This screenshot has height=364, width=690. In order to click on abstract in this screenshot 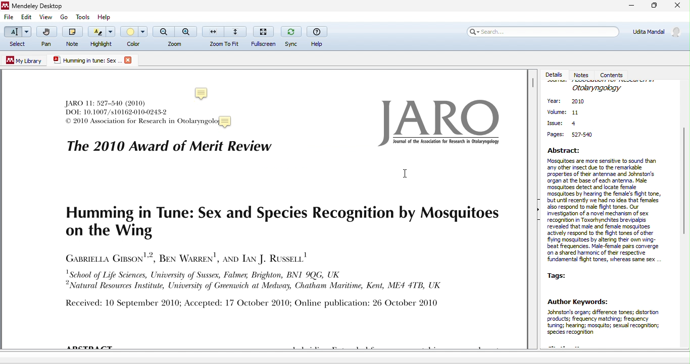, I will do `click(607, 206)`.